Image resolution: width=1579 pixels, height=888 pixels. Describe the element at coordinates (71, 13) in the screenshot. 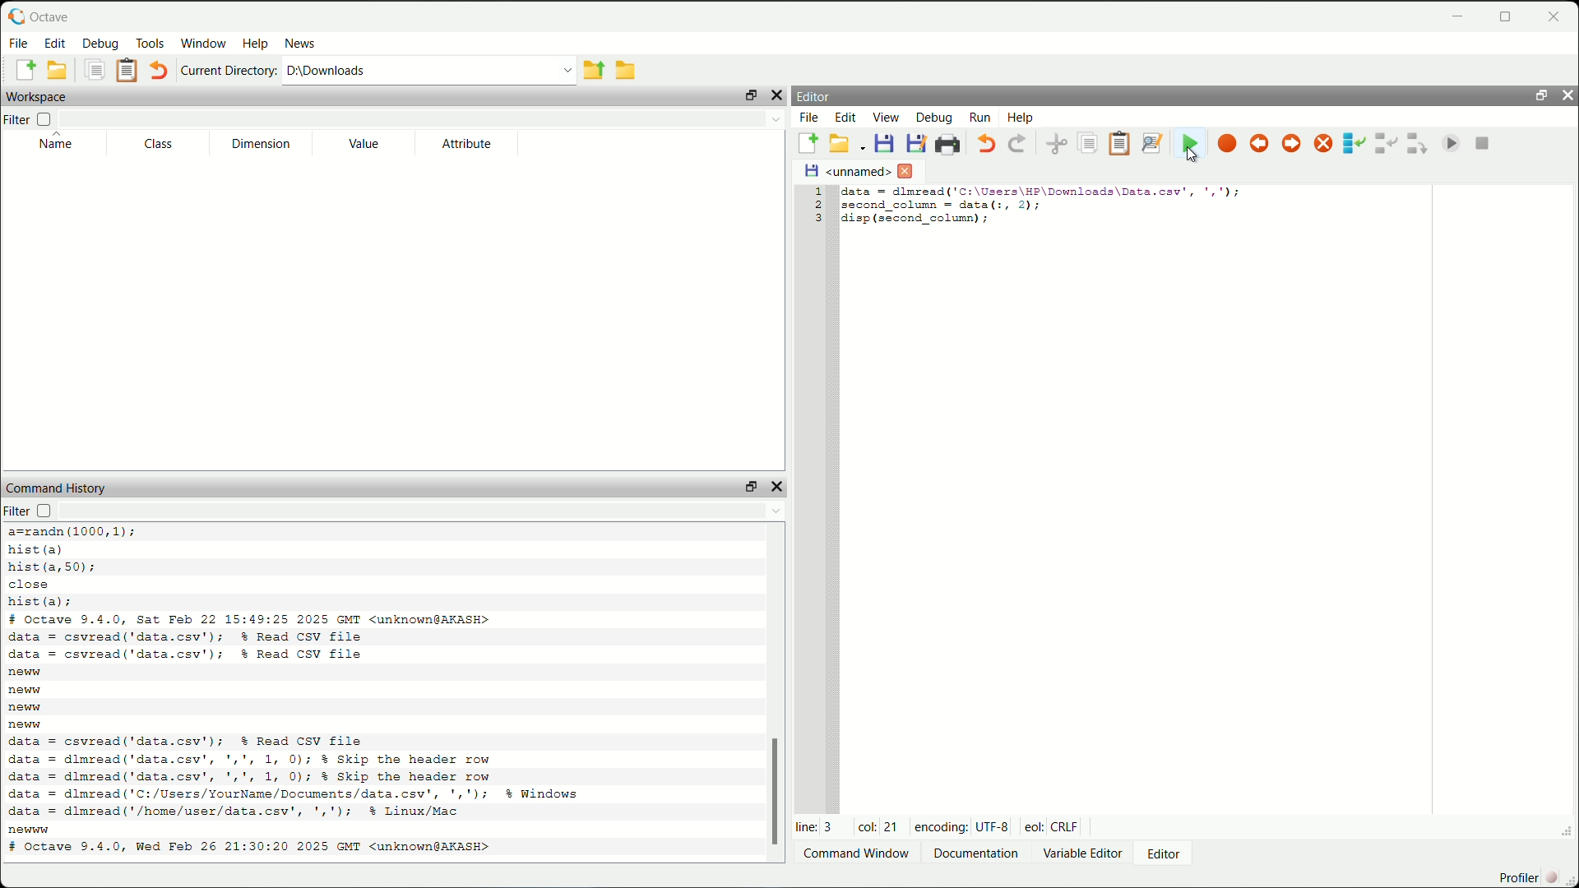

I see `octave` at that location.